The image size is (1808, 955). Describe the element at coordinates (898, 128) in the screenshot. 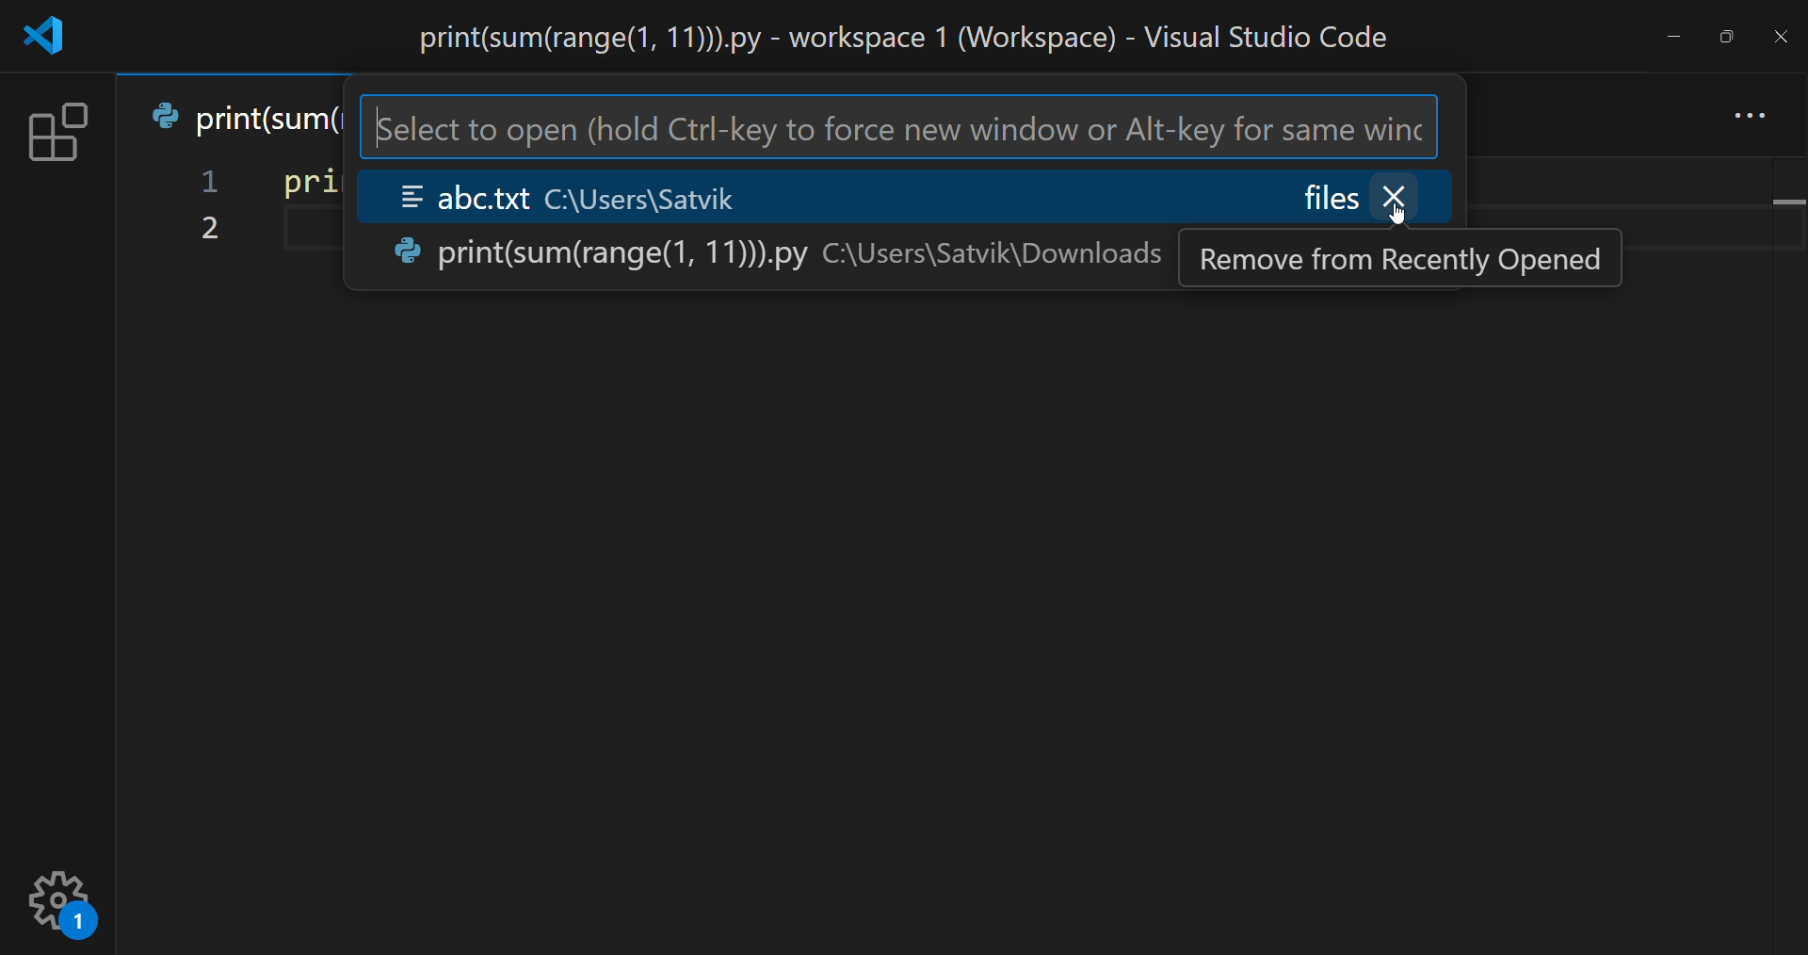

I see `Select to open (hold Ctrl-key to force new window or Alt-key for same win` at that location.